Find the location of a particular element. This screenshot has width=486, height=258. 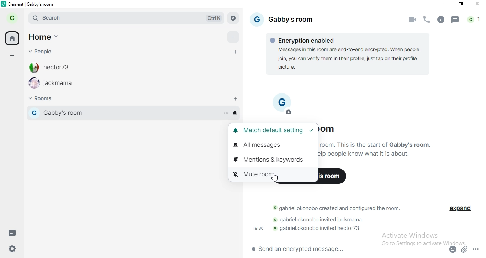

cursor is located at coordinates (275, 177).